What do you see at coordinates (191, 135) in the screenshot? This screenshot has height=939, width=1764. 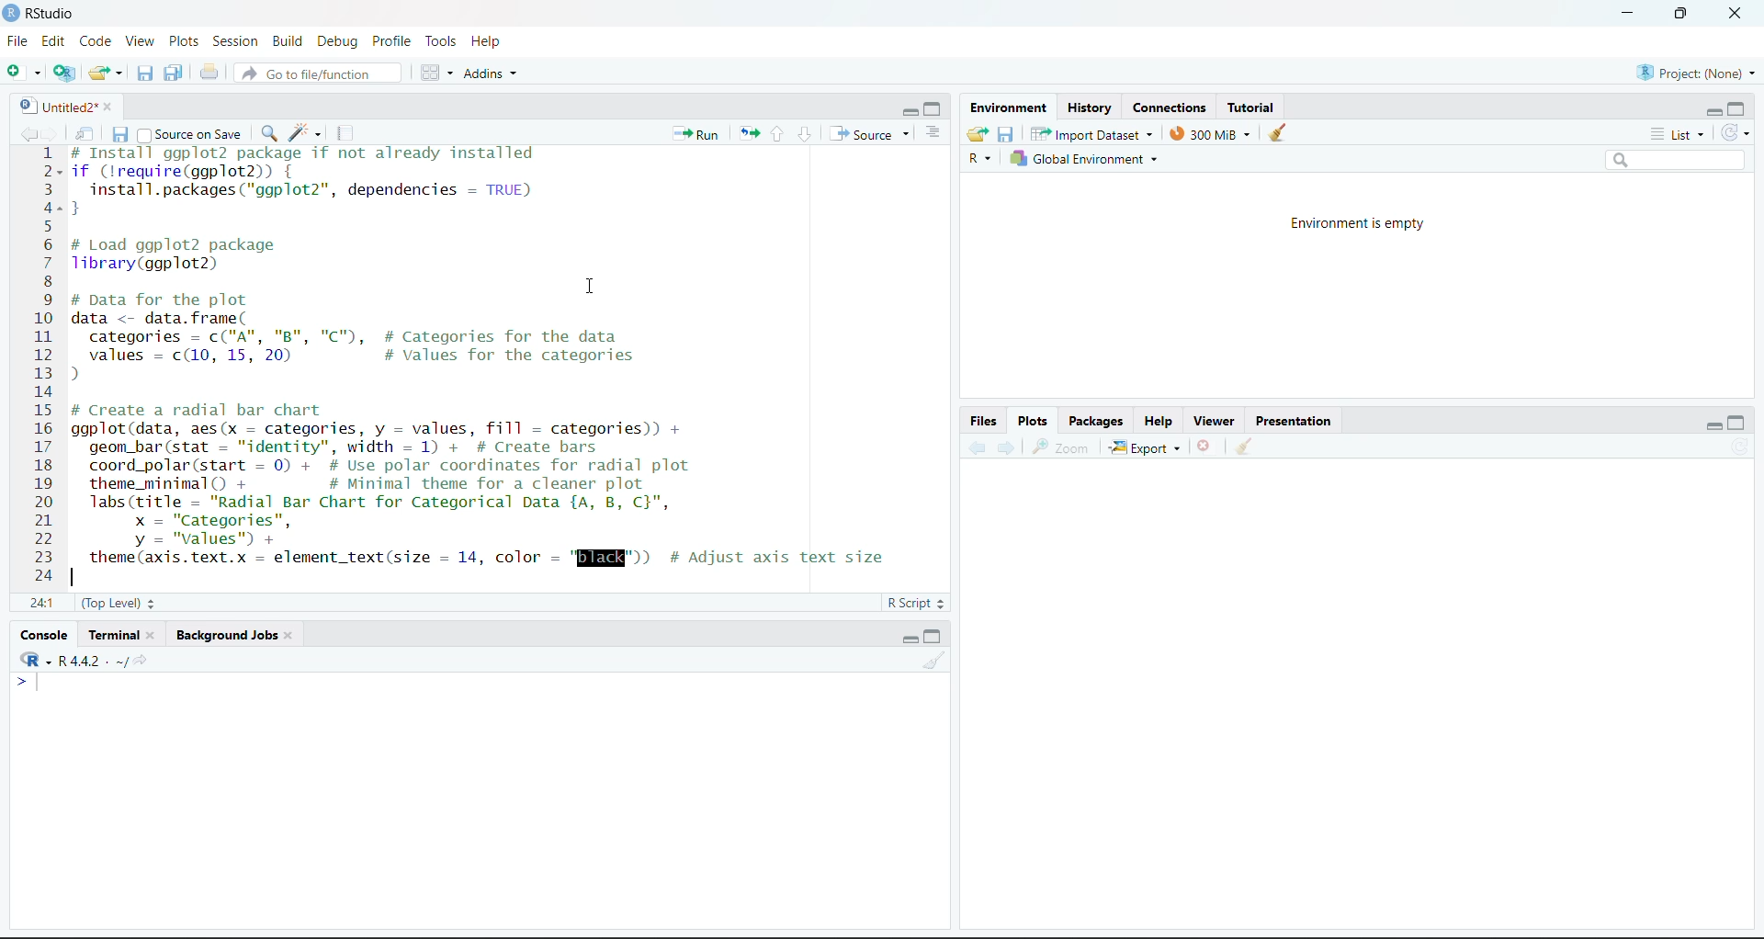 I see `Source on Save` at bounding box center [191, 135].